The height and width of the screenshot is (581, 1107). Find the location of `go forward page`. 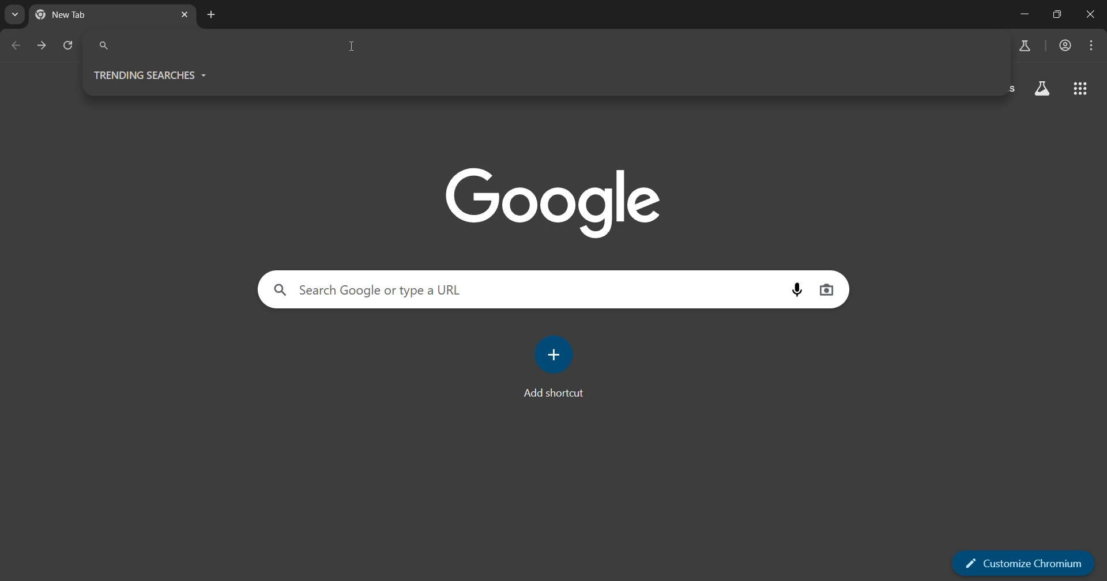

go forward page is located at coordinates (42, 45).